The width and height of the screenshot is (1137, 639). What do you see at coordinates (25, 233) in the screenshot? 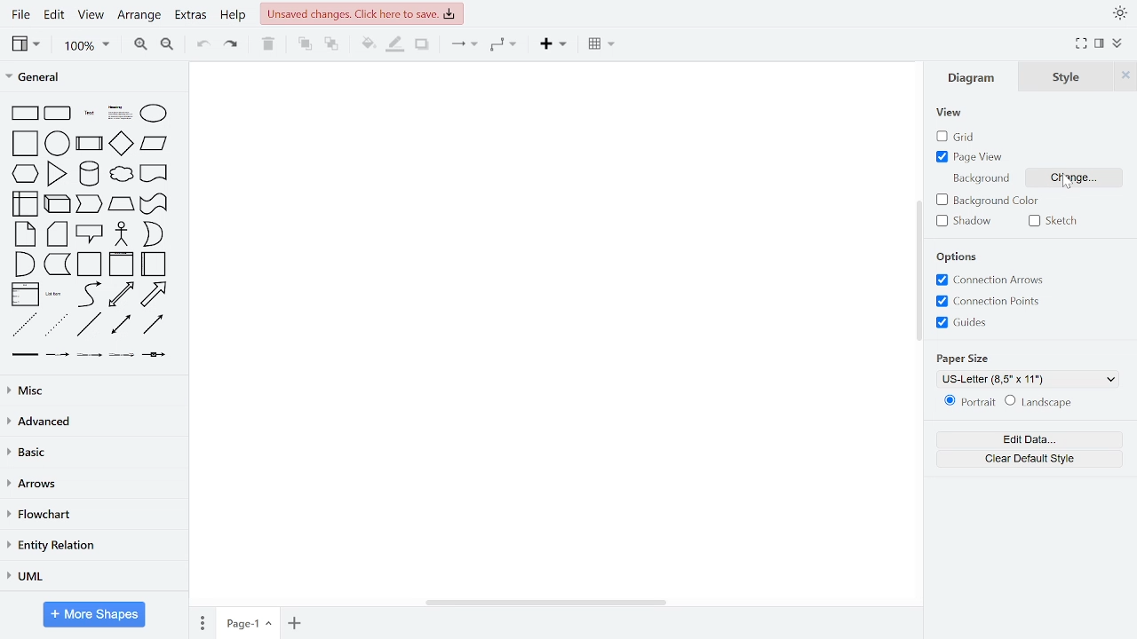
I see `general shapes` at bounding box center [25, 233].